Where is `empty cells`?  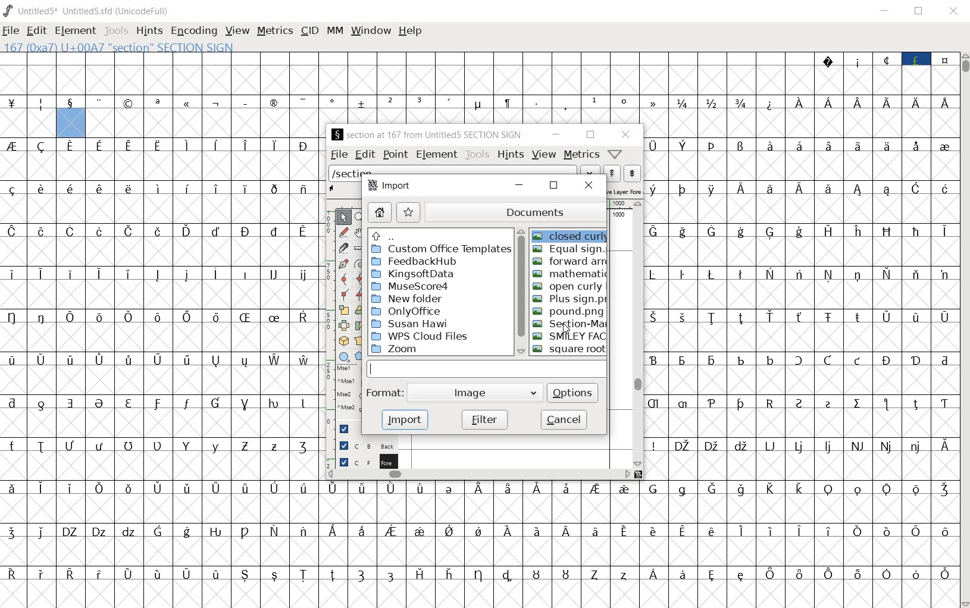
empty cells is located at coordinates (161, 379).